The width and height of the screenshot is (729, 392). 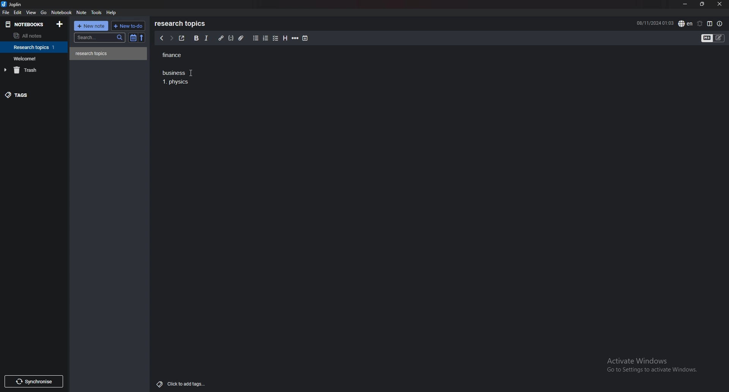 I want to click on file, so click(x=6, y=13).